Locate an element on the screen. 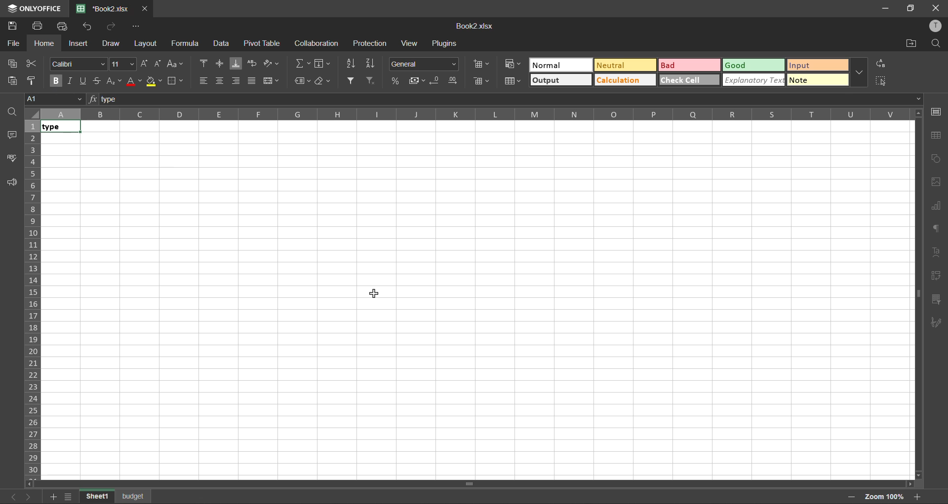  close is located at coordinates (935, 7).